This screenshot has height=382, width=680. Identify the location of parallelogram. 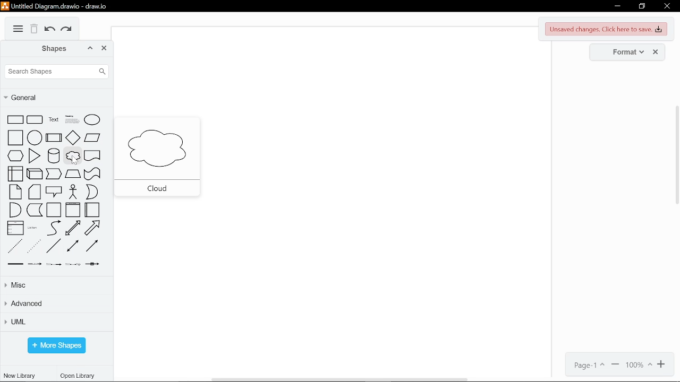
(92, 140).